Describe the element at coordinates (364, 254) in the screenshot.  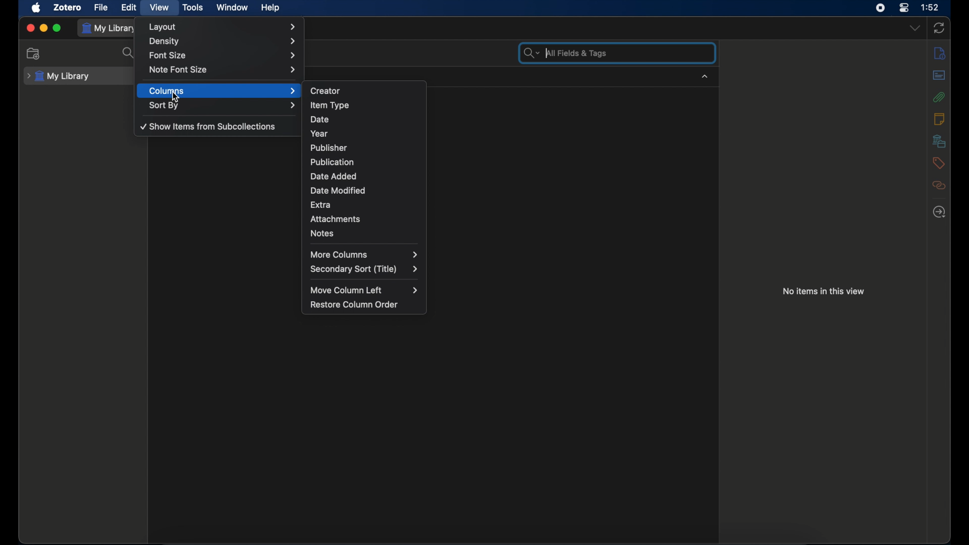
I see `more columns` at that location.